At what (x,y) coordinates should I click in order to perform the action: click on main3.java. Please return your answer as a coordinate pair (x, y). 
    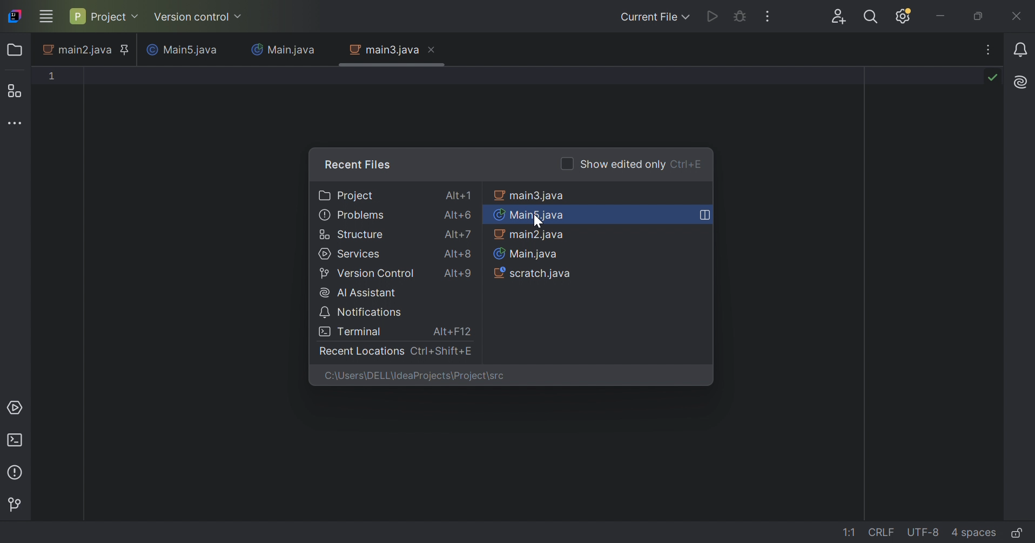
    Looking at the image, I should click on (384, 50).